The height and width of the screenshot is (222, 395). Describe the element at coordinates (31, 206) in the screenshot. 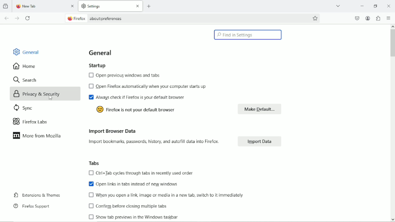

I see `firefox support` at that location.